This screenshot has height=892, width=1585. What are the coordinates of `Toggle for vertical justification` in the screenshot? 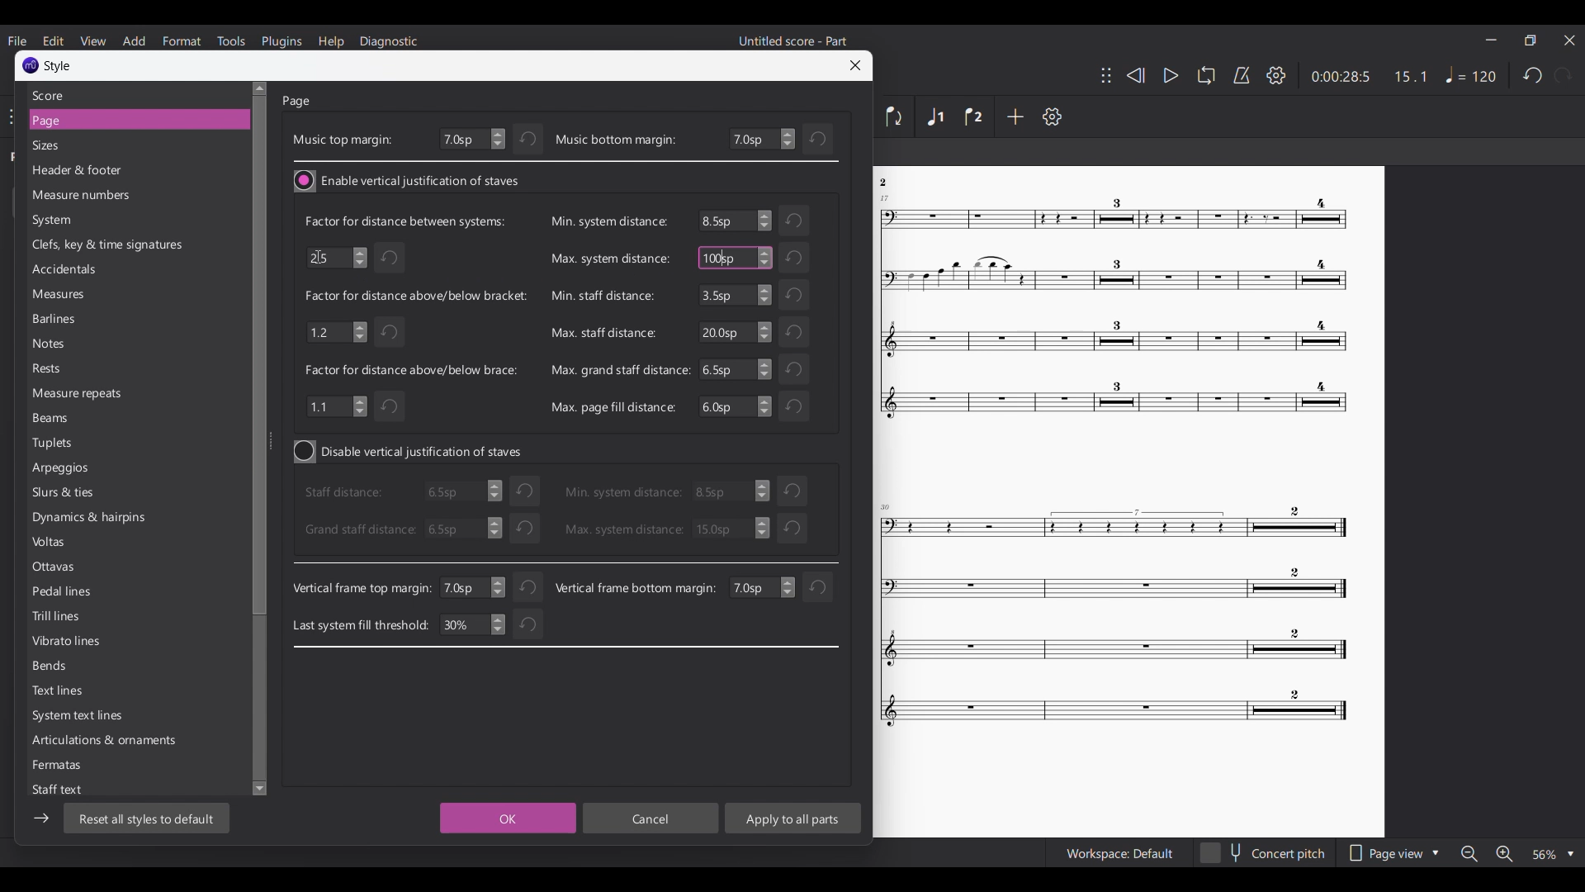 It's located at (410, 452).